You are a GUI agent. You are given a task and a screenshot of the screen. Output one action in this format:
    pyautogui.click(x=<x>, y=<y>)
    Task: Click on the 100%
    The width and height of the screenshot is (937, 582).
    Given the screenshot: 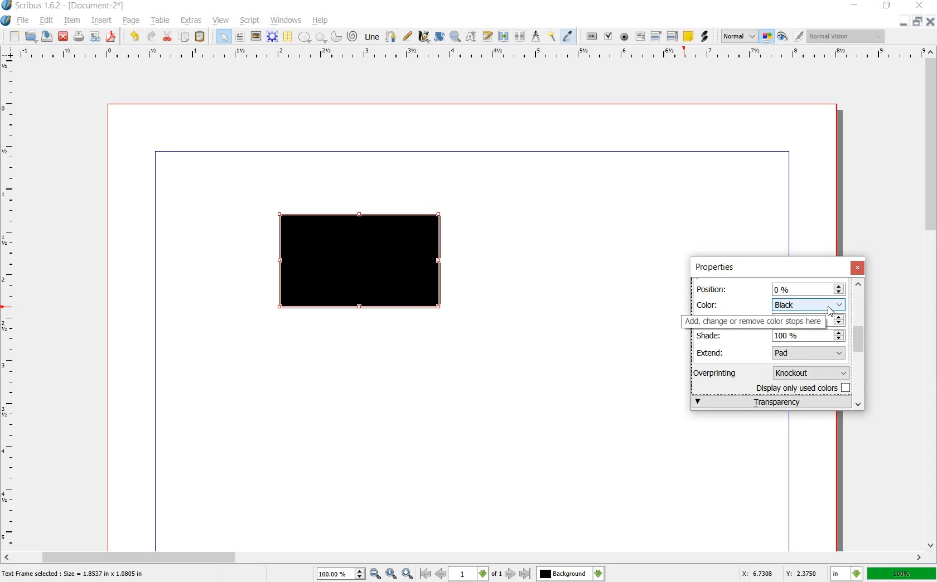 What is the action you would take?
    pyautogui.click(x=902, y=573)
    